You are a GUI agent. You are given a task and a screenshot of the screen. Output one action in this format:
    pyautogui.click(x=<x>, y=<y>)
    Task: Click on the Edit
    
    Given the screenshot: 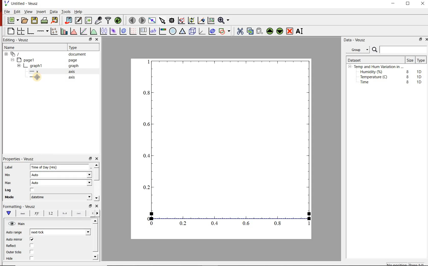 What is the action you would take?
    pyautogui.click(x=17, y=12)
    